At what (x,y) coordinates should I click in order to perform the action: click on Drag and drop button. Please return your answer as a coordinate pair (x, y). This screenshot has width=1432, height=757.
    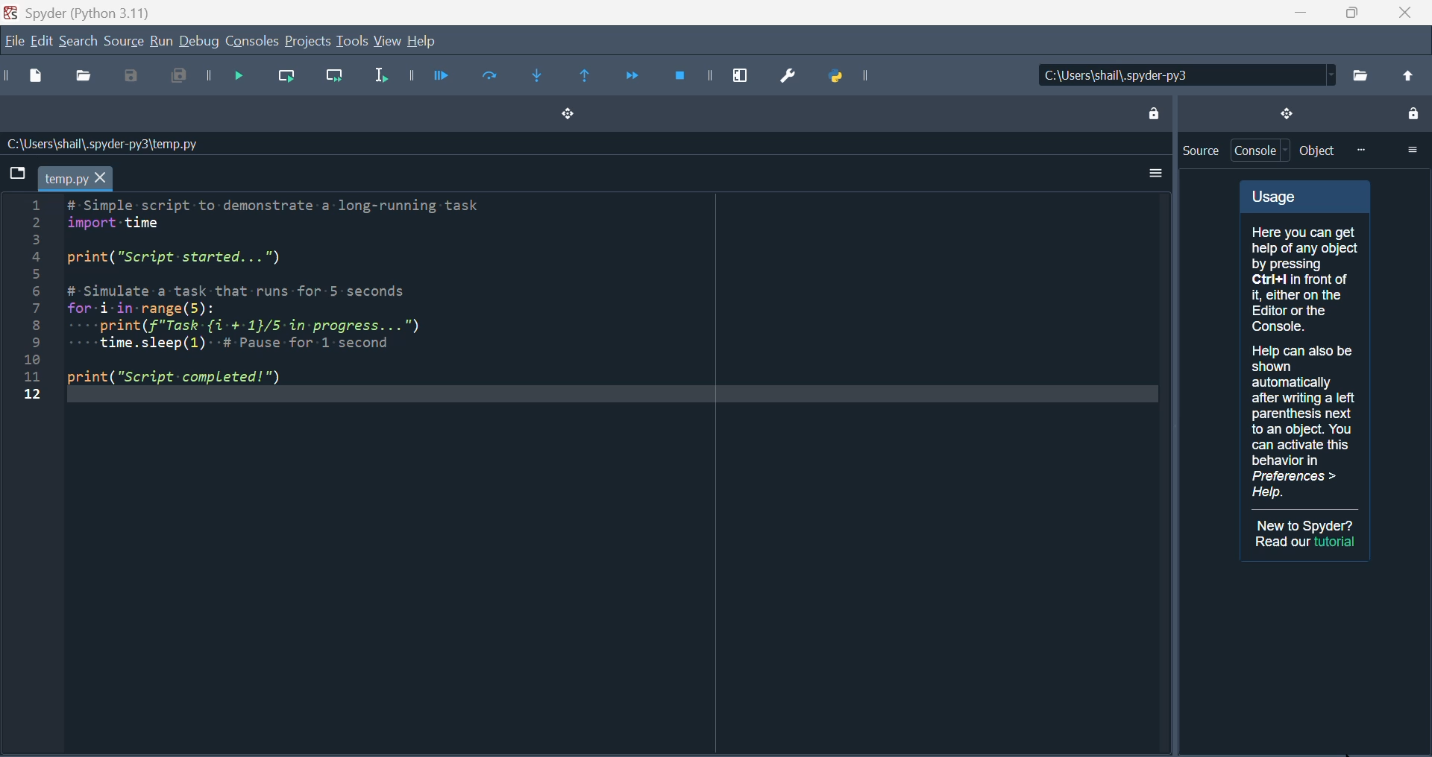
    Looking at the image, I should click on (565, 115).